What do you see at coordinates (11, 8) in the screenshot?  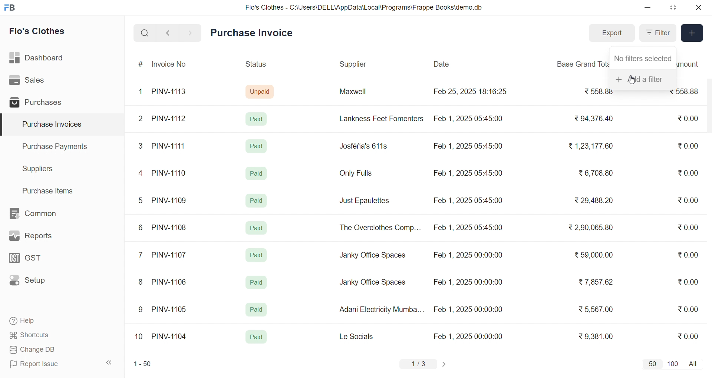 I see `logo` at bounding box center [11, 8].